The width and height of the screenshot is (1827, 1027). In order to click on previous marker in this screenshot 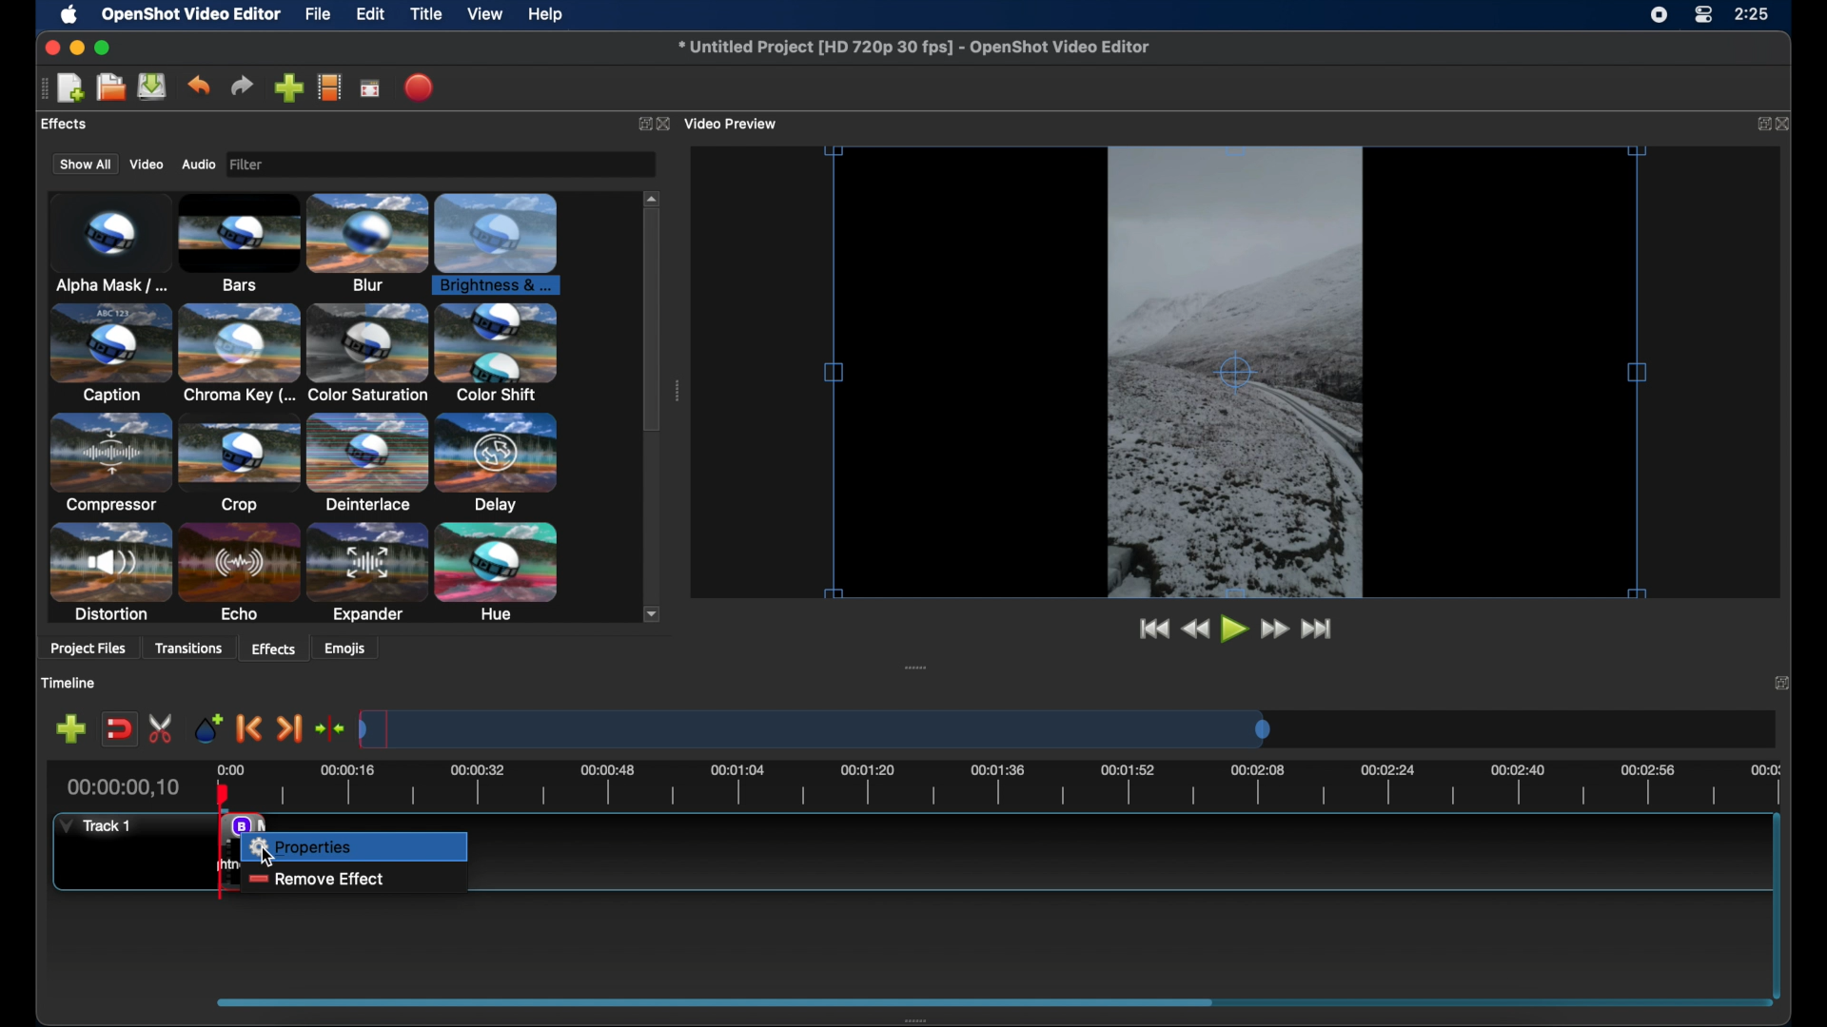, I will do `click(246, 727)`.